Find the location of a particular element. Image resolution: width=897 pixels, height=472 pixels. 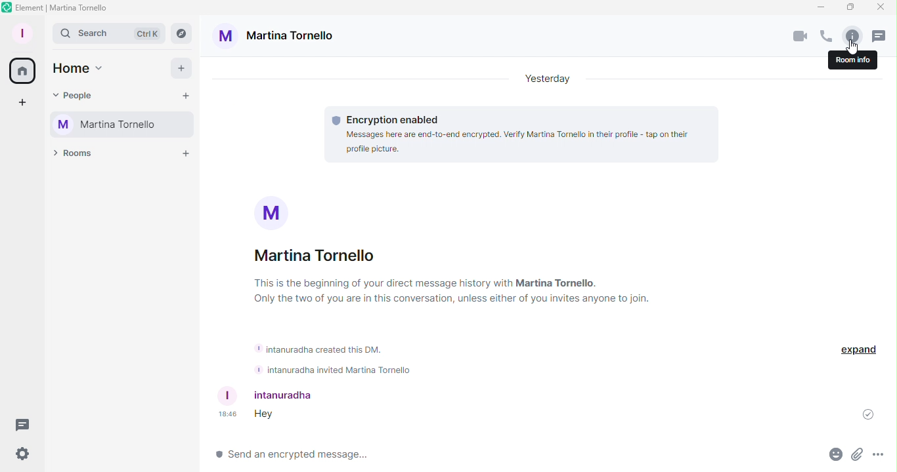

Create a space is located at coordinates (20, 104).